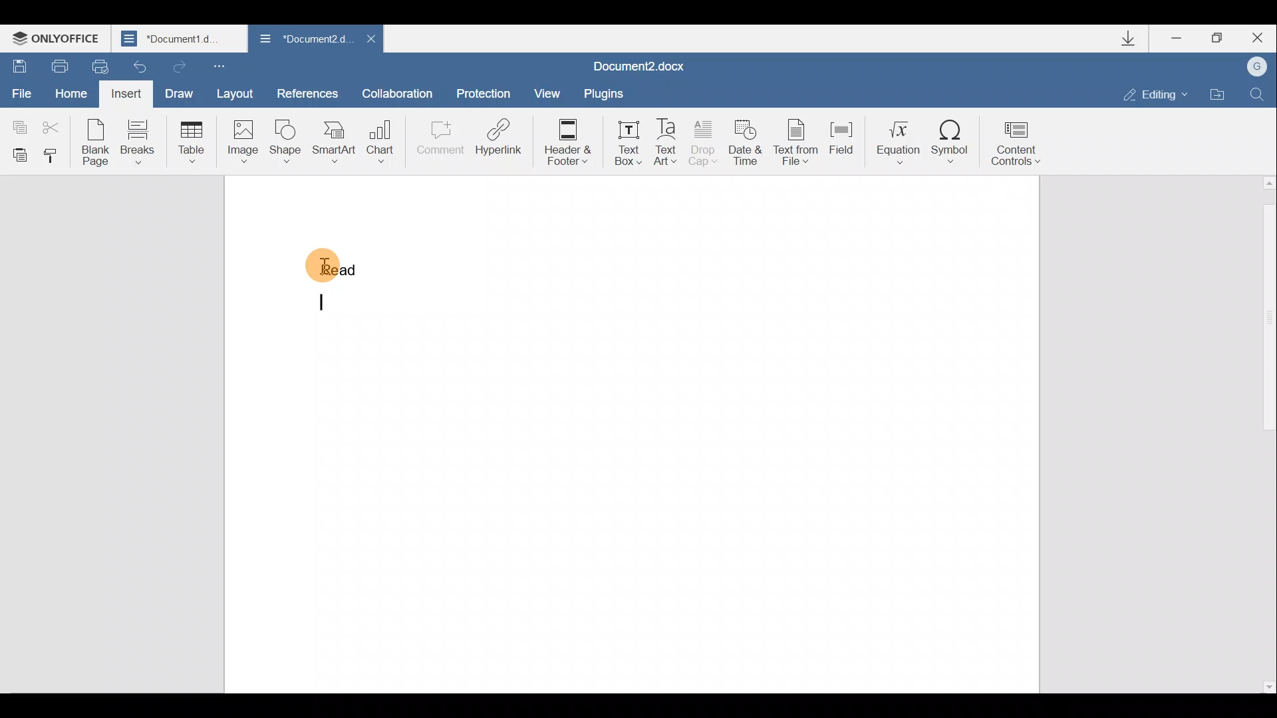 This screenshot has height=718, width=1277. Describe the element at coordinates (242, 141) in the screenshot. I see `Image` at that location.